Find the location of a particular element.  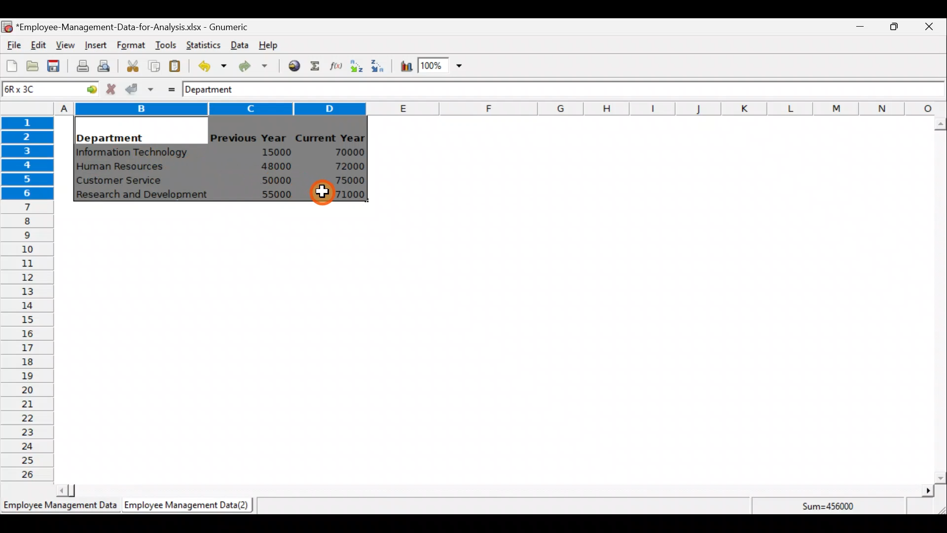

Cancel change is located at coordinates (112, 89).